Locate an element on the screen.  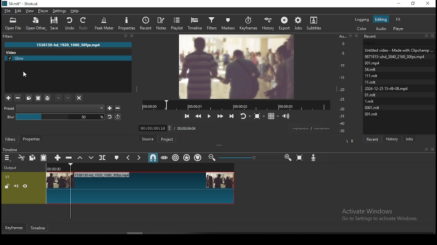
playlist is located at coordinates (179, 23).